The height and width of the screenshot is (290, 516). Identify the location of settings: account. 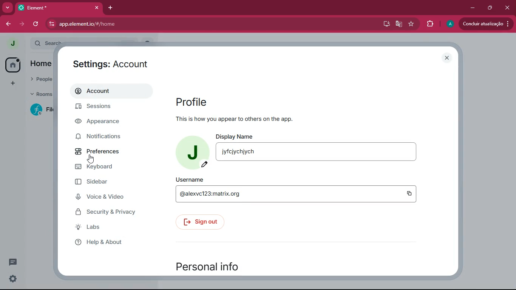
(118, 66).